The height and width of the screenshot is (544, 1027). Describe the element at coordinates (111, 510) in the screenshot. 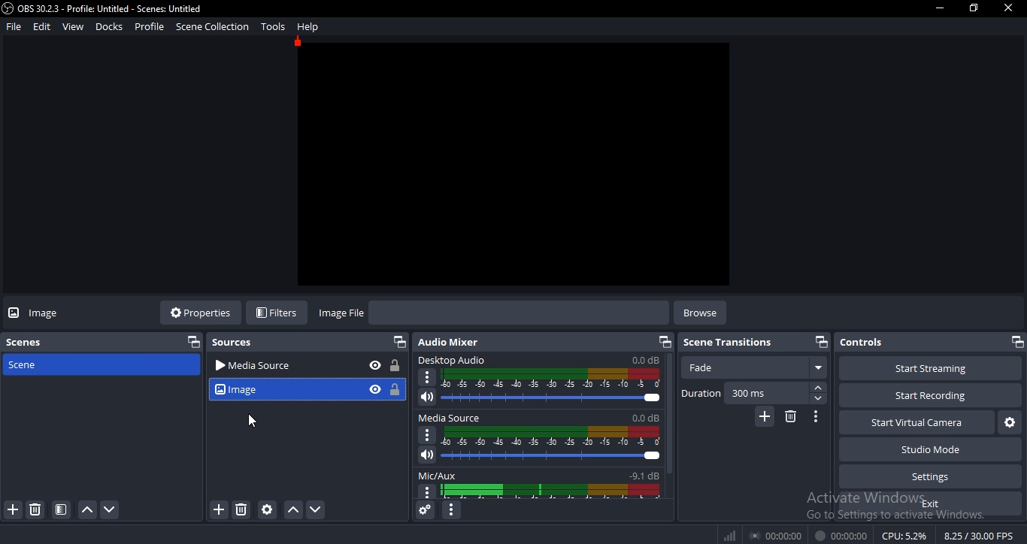

I see `move down` at that location.